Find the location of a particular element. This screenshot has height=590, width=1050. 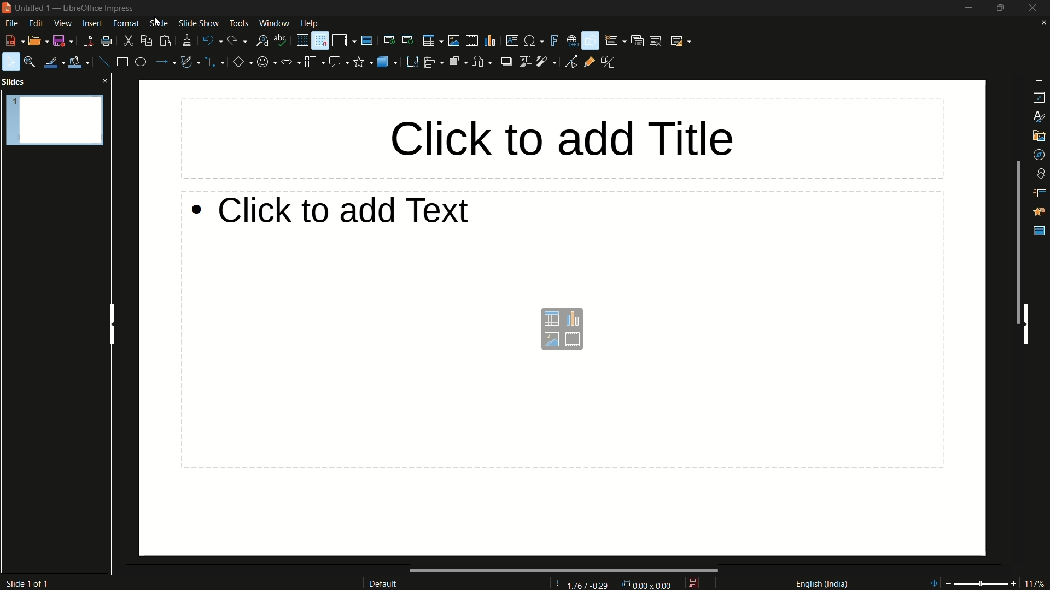

block arrows is located at coordinates (290, 62).